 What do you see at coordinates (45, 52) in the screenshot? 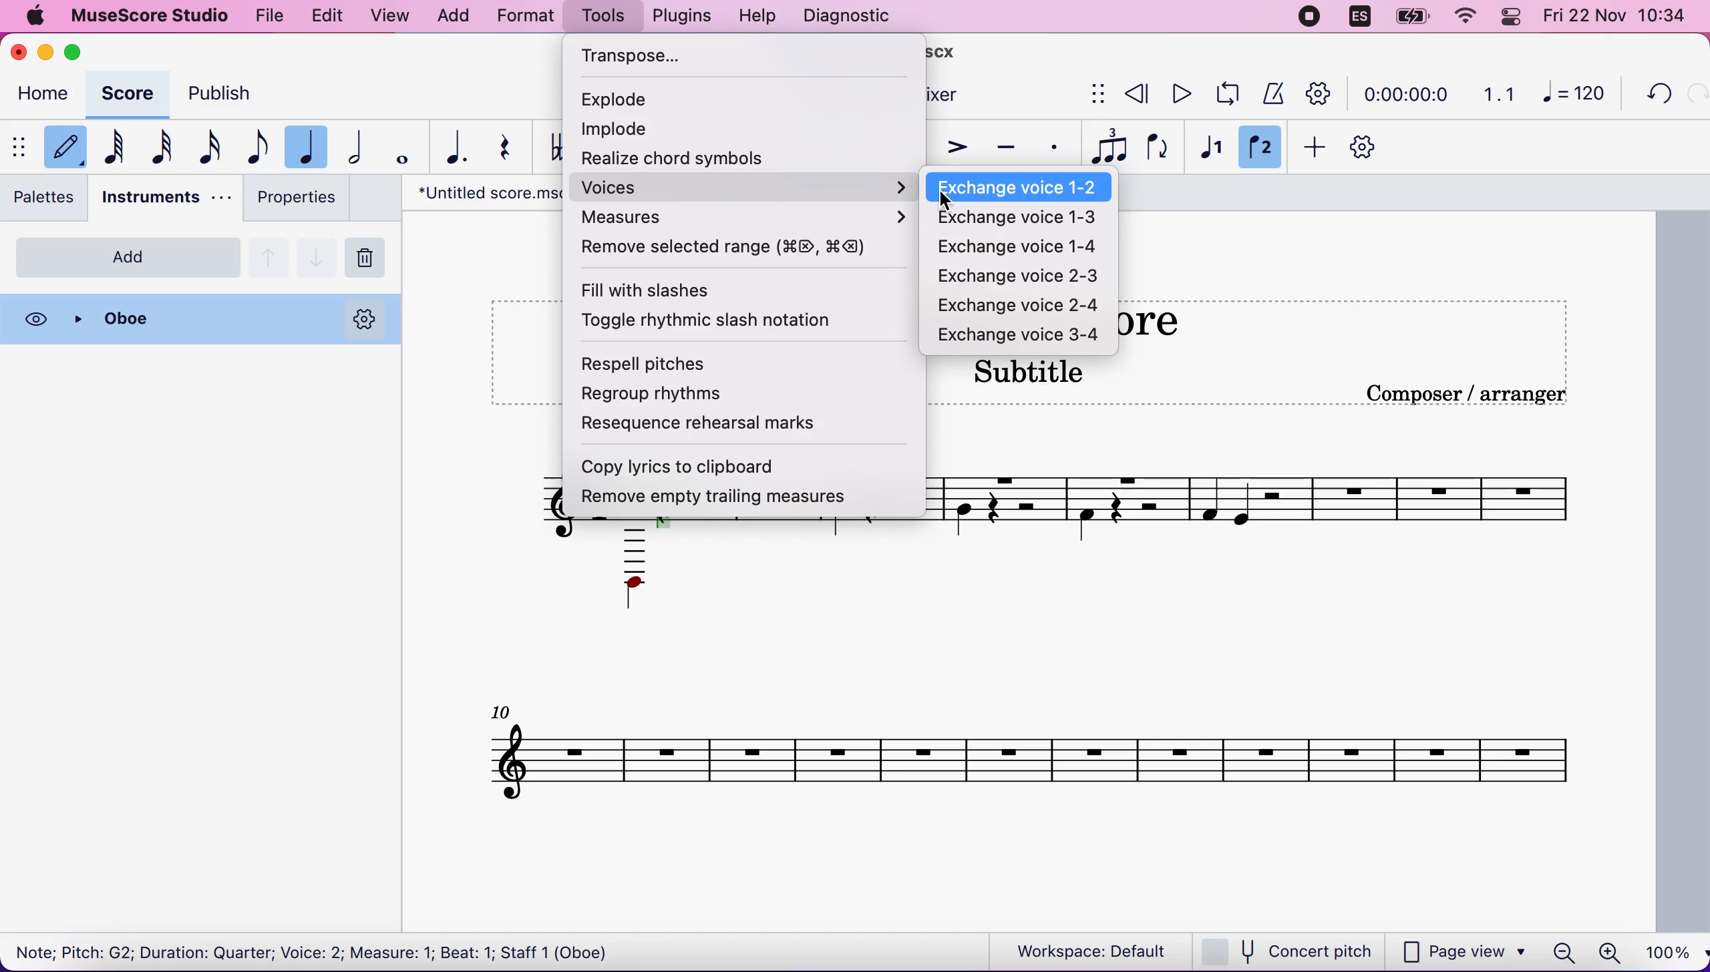
I see `minimize` at bounding box center [45, 52].